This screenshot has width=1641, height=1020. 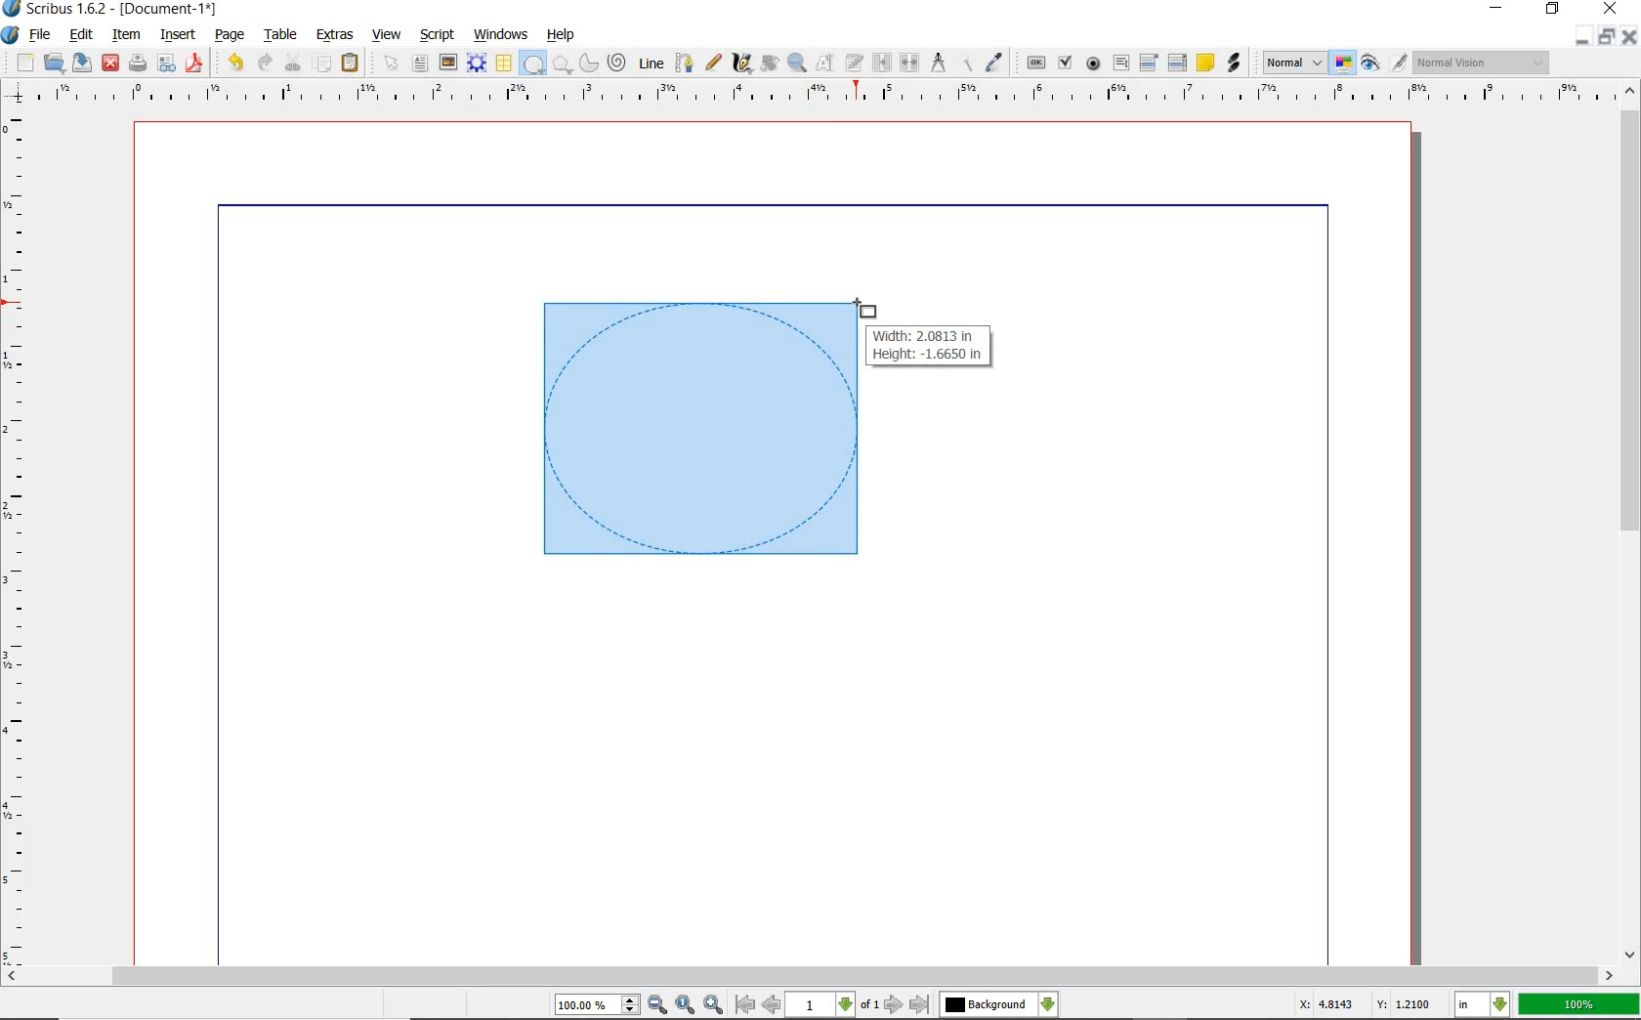 I want to click on coordinates, so click(x=1363, y=1004).